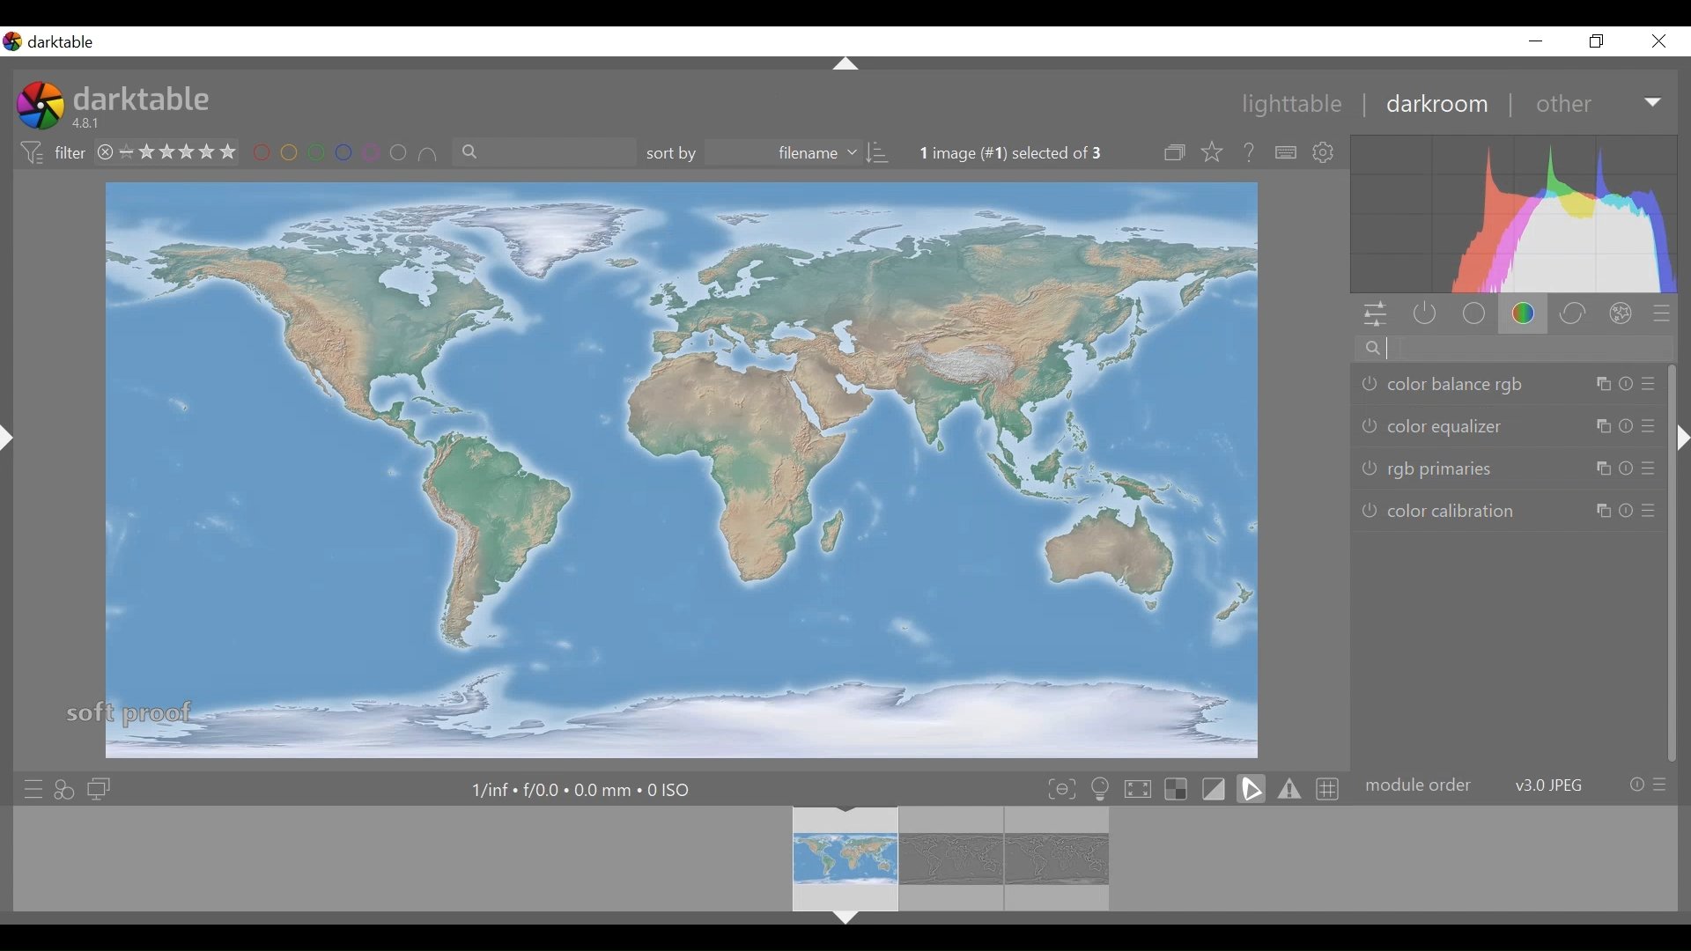 The width and height of the screenshot is (1691, 951). Describe the element at coordinates (347, 154) in the screenshot. I see `filter by images color label` at that location.